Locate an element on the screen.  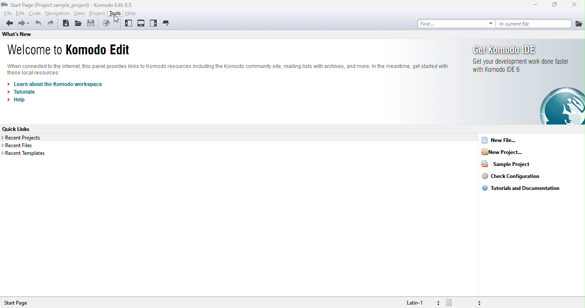
start page is located at coordinates (20, 303).